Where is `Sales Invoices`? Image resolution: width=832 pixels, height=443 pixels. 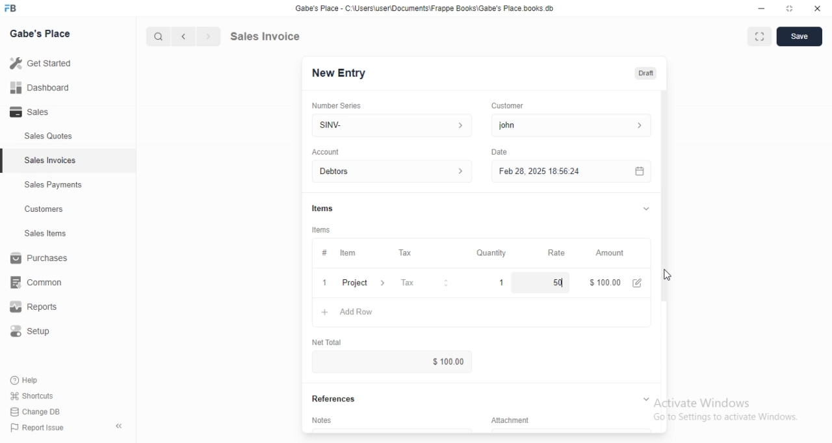 Sales Invoices is located at coordinates (51, 160).